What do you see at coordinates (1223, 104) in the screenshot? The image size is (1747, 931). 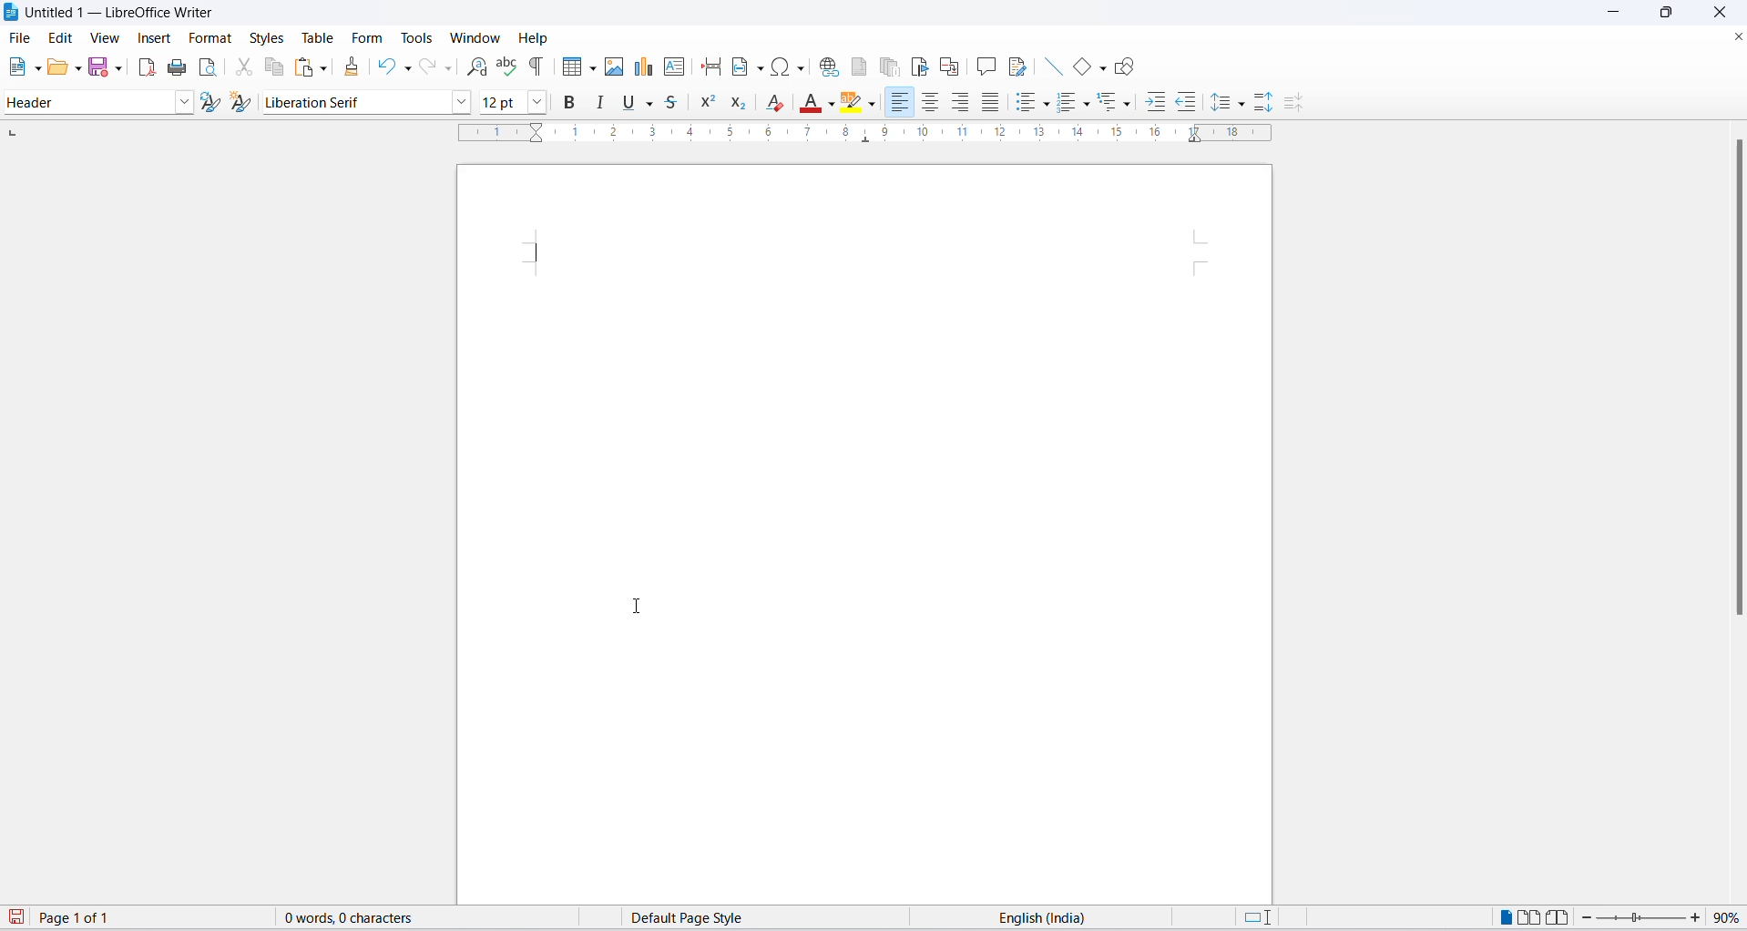 I see `line spacing` at bounding box center [1223, 104].